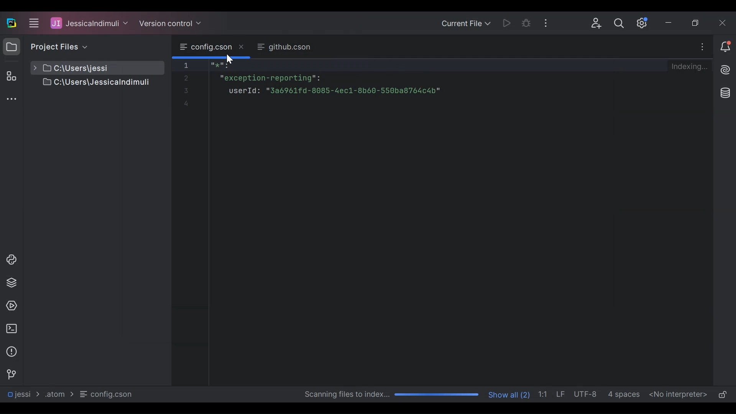 The image size is (736, 414). I want to click on Cursor, so click(230, 61).